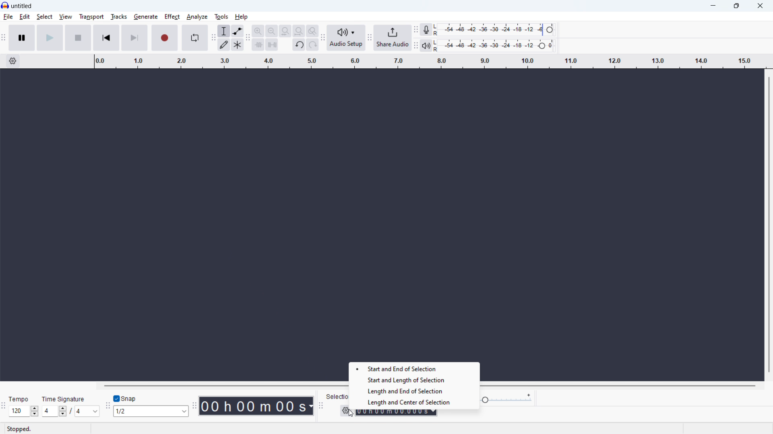 This screenshot has height=434, width=773. Describe the element at coordinates (119, 16) in the screenshot. I see `tracks` at that location.